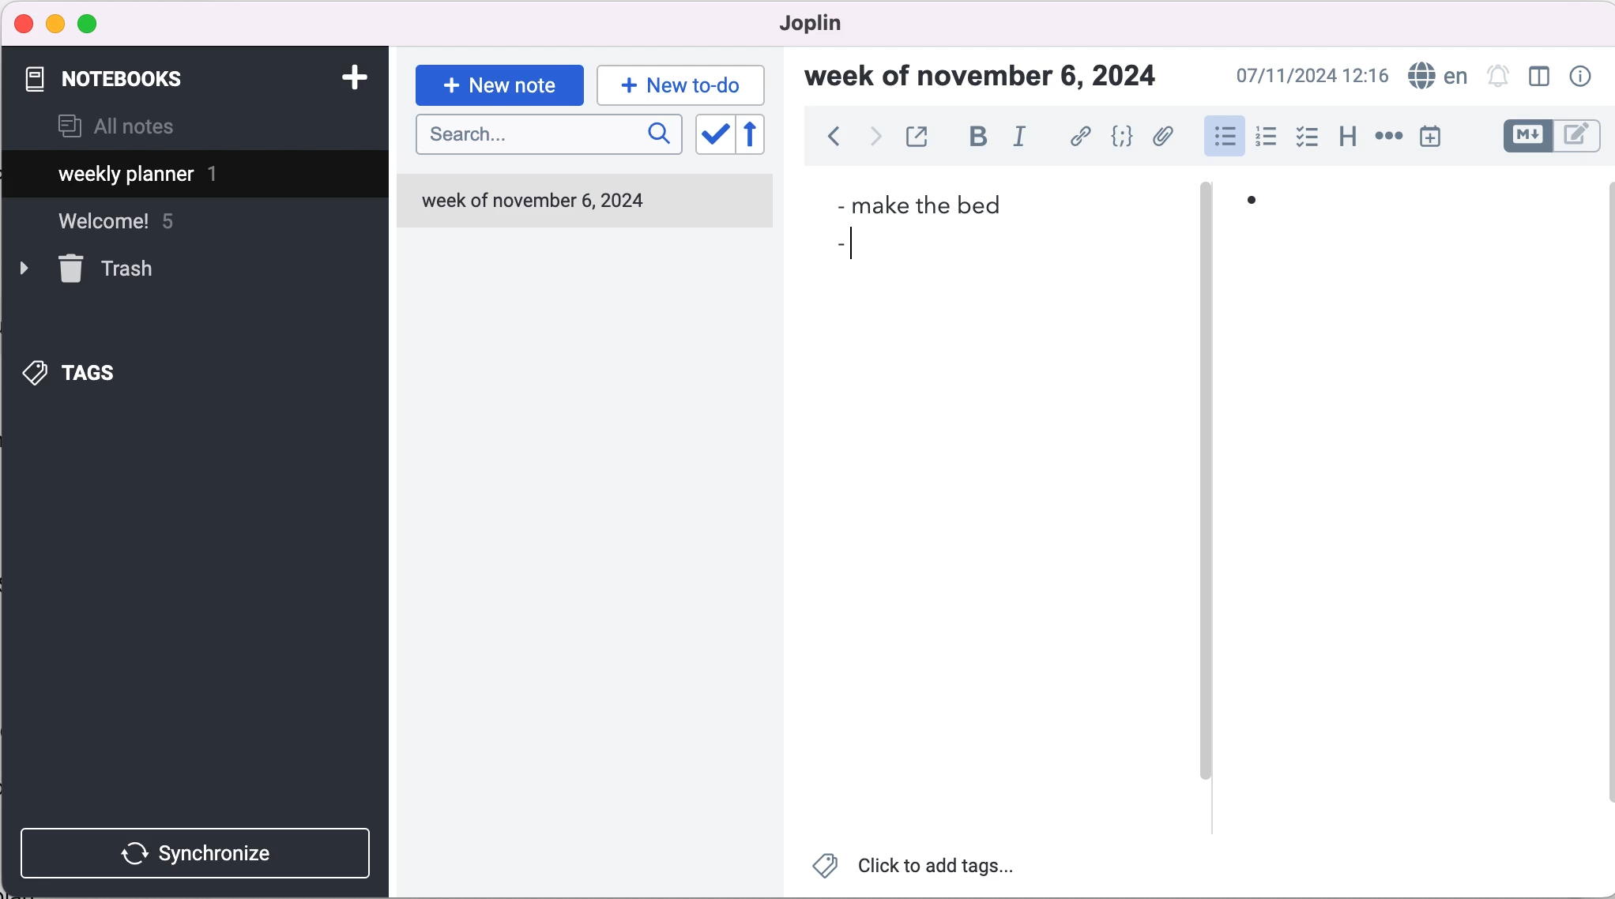  Describe the element at coordinates (24, 23) in the screenshot. I see `close` at that location.